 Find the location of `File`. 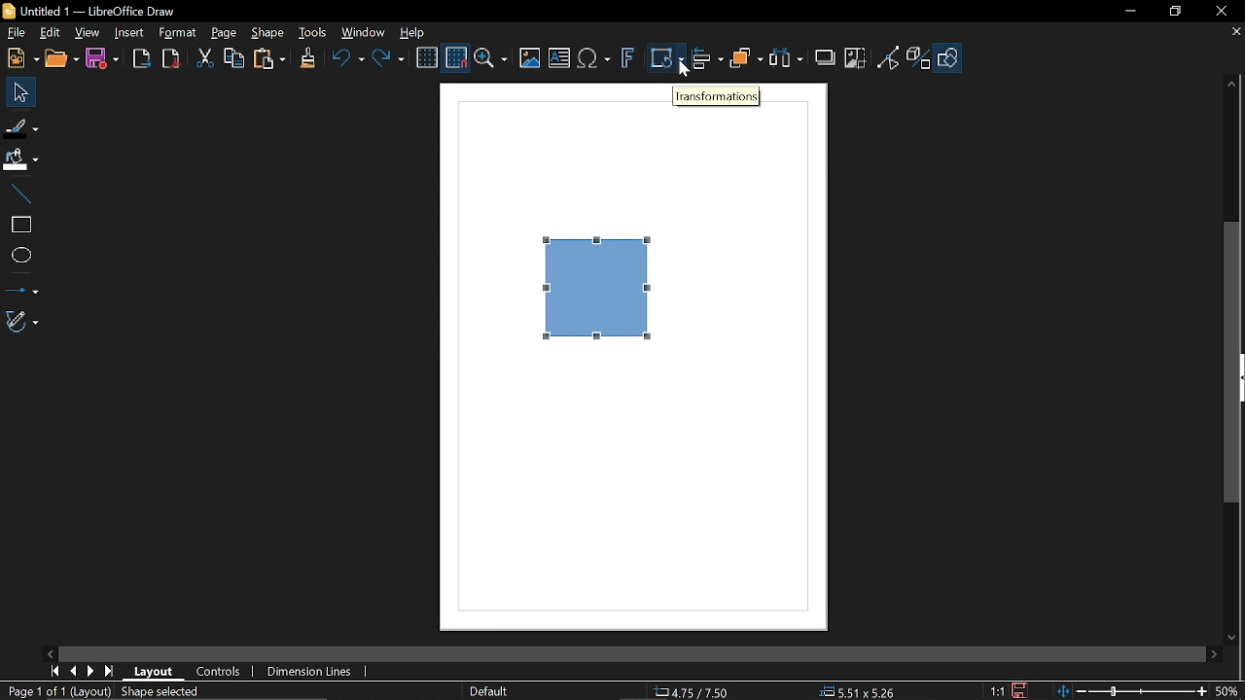

File is located at coordinates (15, 34).